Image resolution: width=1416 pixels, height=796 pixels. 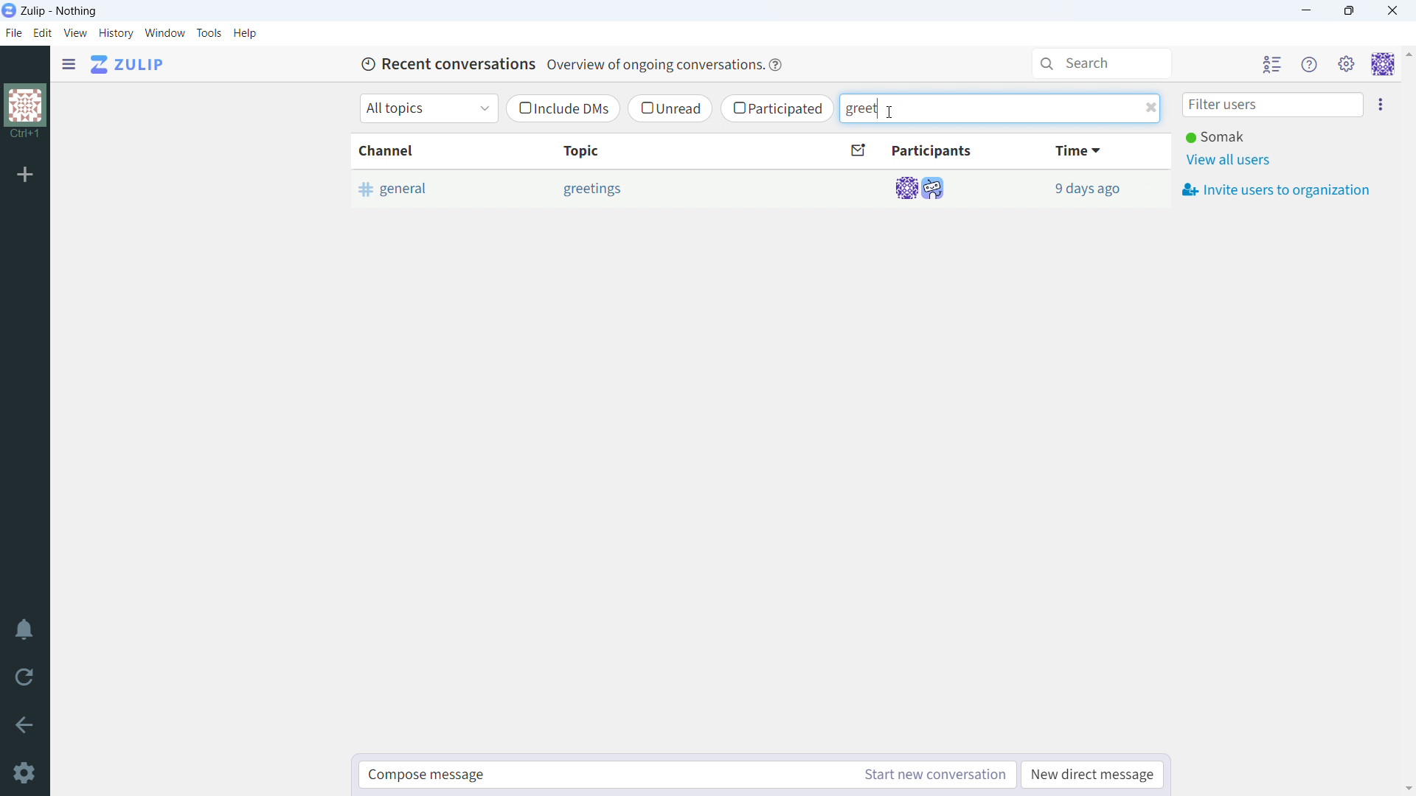 I want to click on help, so click(x=776, y=66).